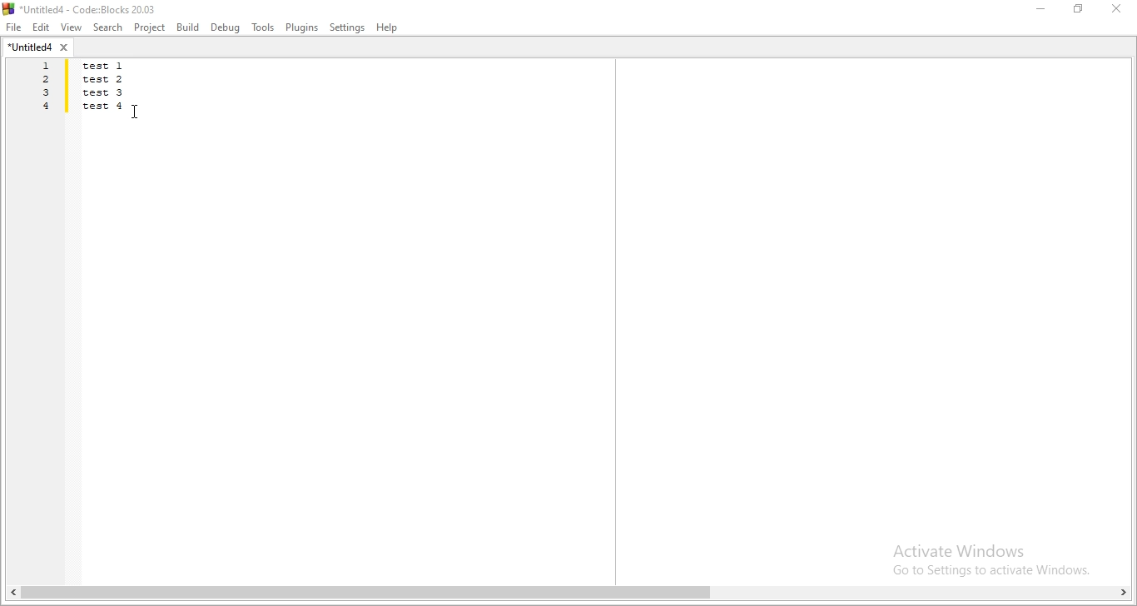 Image resolution: width=1137 pixels, height=606 pixels. Describe the element at coordinates (106, 94) in the screenshot. I see ` test 3` at that location.